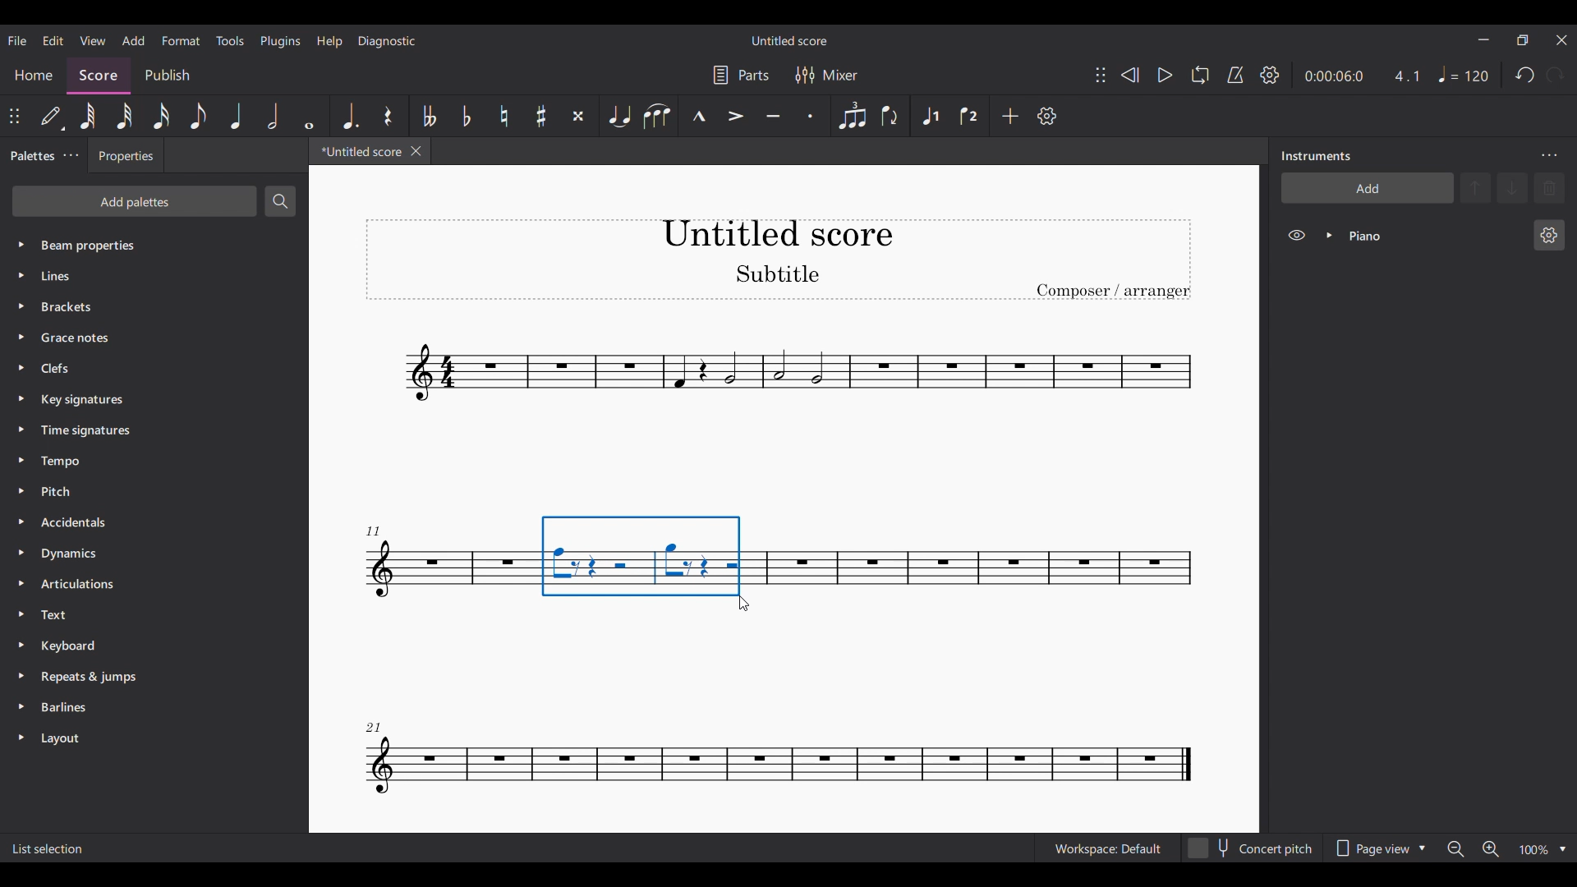 This screenshot has width=1577, height=887. What do you see at coordinates (778, 260) in the screenshot?
I see `Score title, sub-title and composer / arranger` at bounding box center [778, 260].